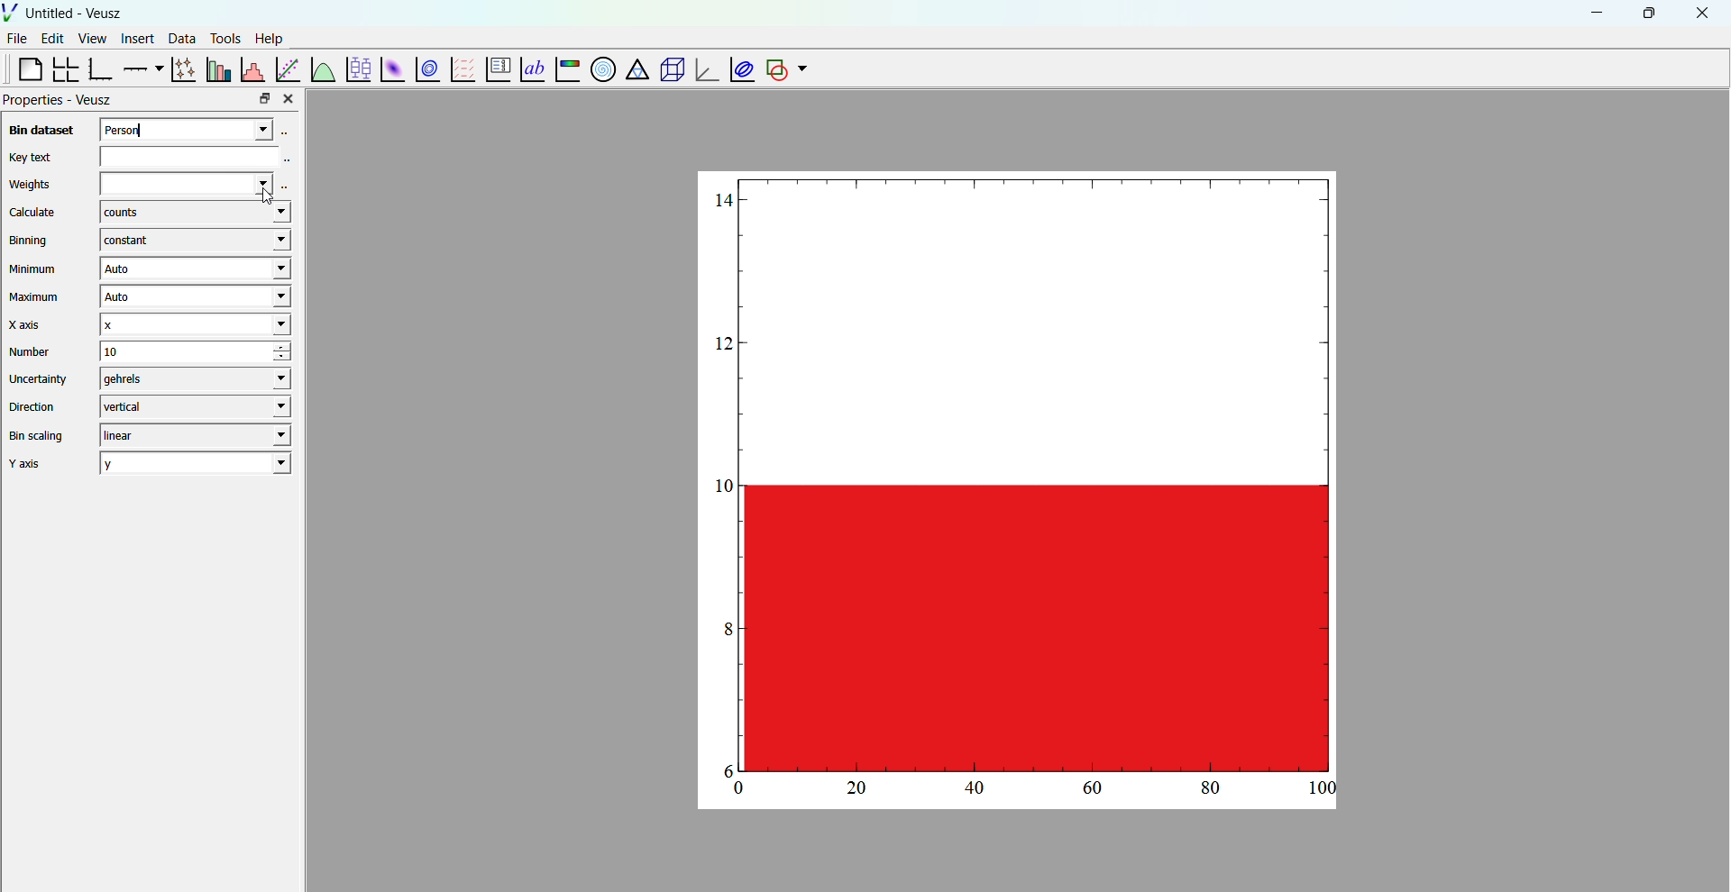 Image resolution: width=1731 pixels, height=892 pixels. Describe the element at coordinates (32, 241) in the screenshot. I see `Binning` at that location.